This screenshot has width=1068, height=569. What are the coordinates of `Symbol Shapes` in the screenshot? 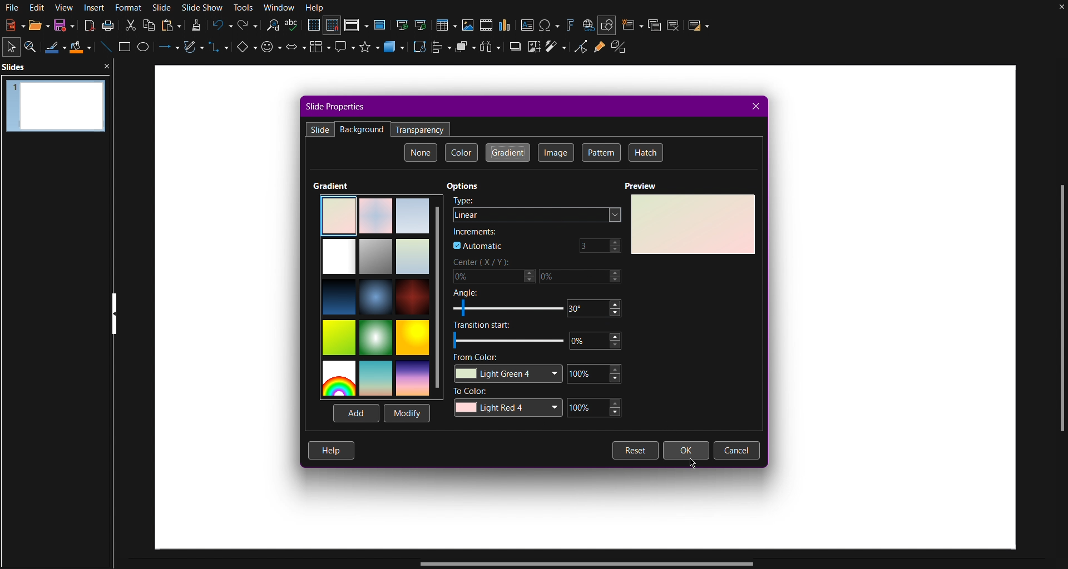 It's located at (271, 51).